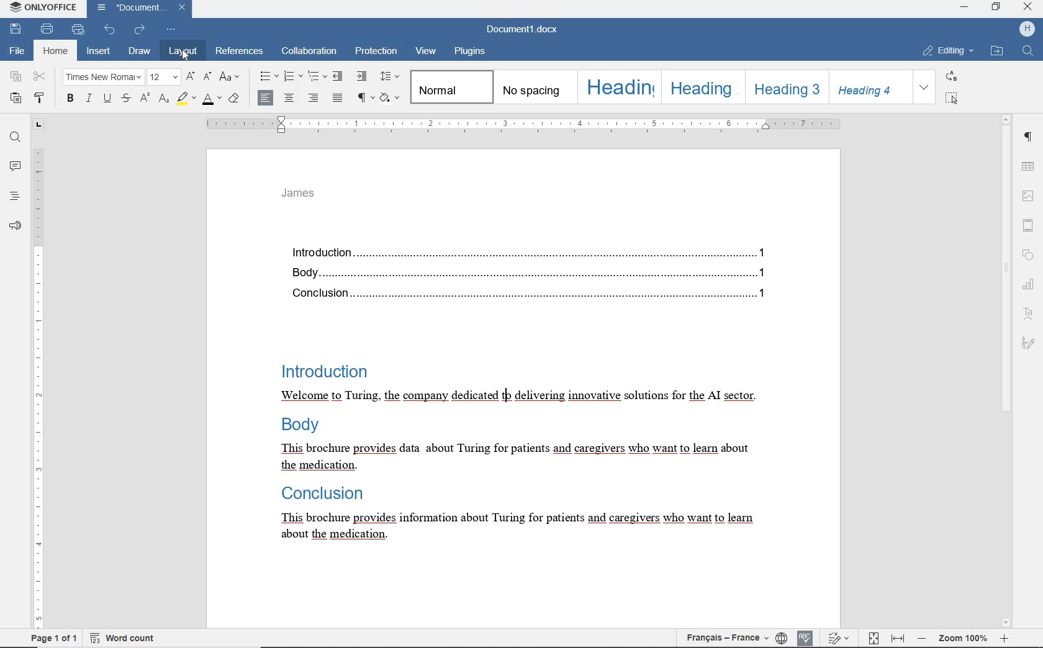 The width and height of the screenshot is (1043, 648). What do you see at coordinates (964, 7) in the screenshot?
I see `minimize` at bounding box center [964, 7].